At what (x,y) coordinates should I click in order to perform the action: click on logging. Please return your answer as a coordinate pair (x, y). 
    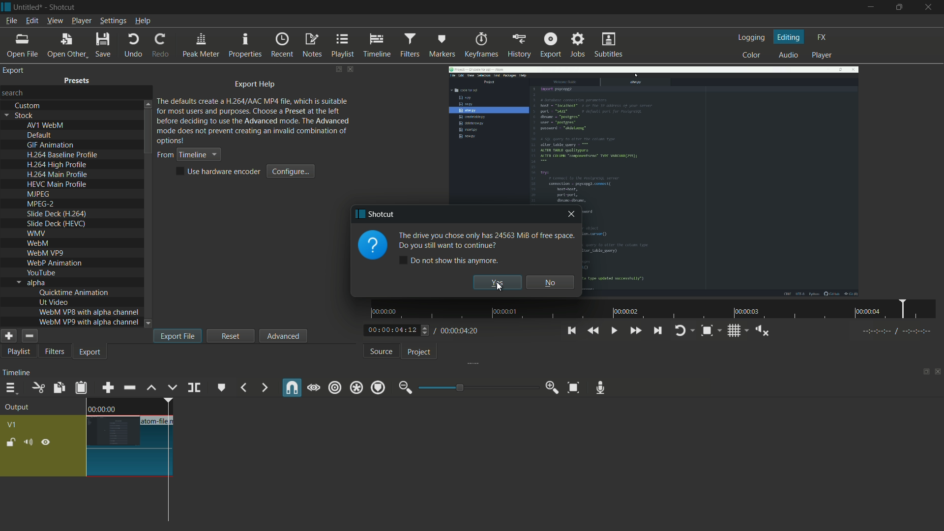
    Looking at the image, I should click on (751, 37).